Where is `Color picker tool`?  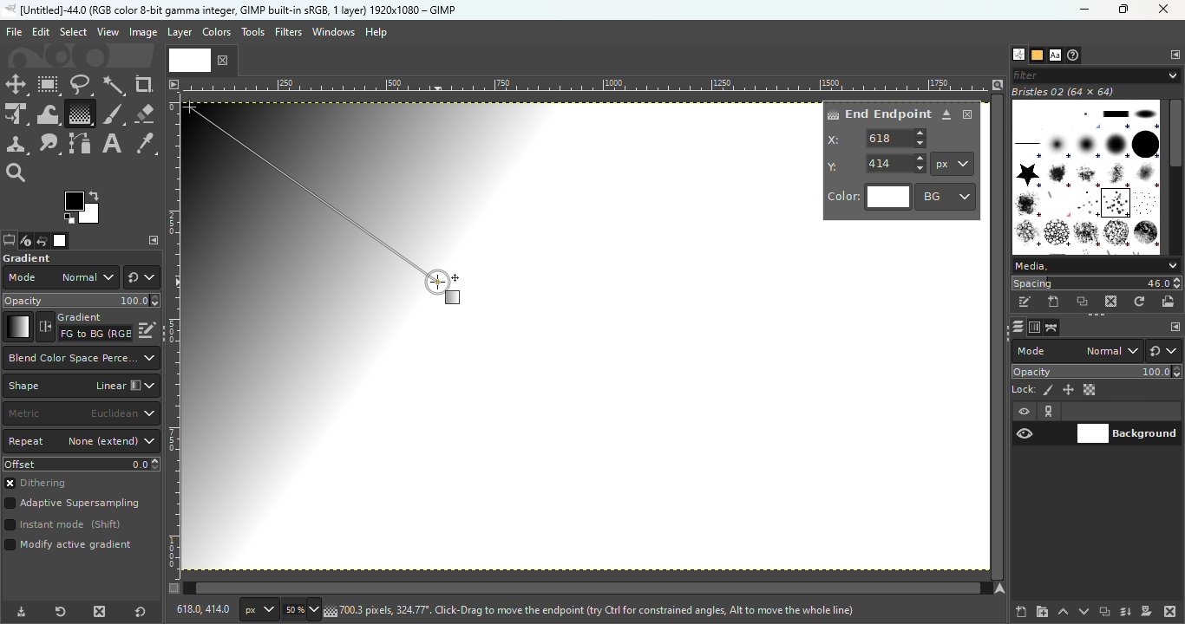 Color picker tool is located at coordinates (146, 145).